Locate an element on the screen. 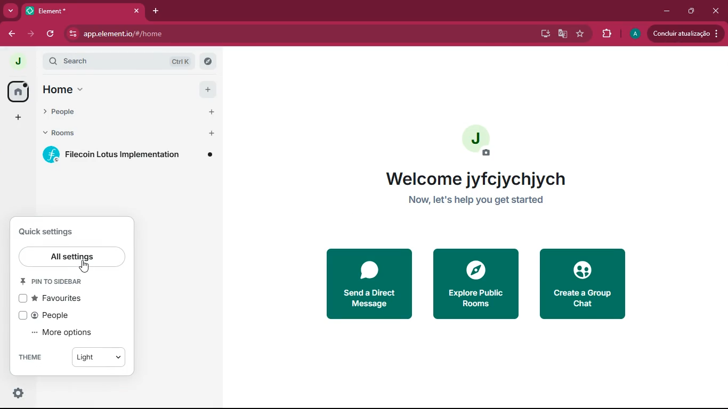 The width and height of the screenshot is (728, 409). add button is located at coordinates (212, 134).